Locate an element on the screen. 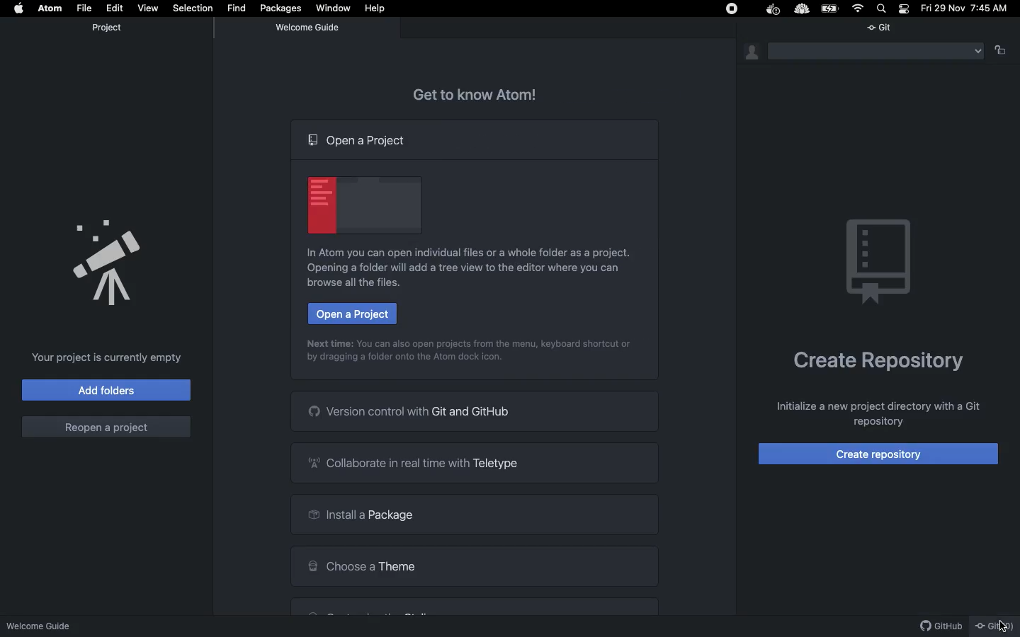 The width and height of the screenshot is (1020, 637). Menu is located at coordinates (876, 52).